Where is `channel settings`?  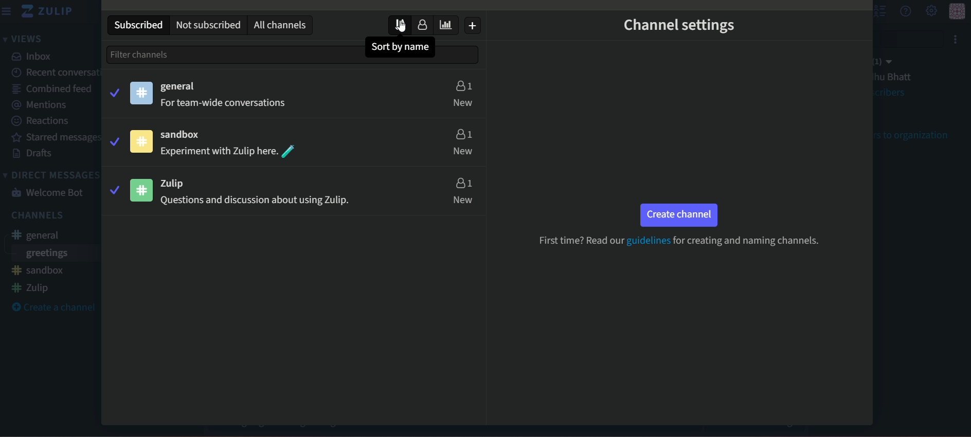 channel settings is located at coordinates (679, 25).